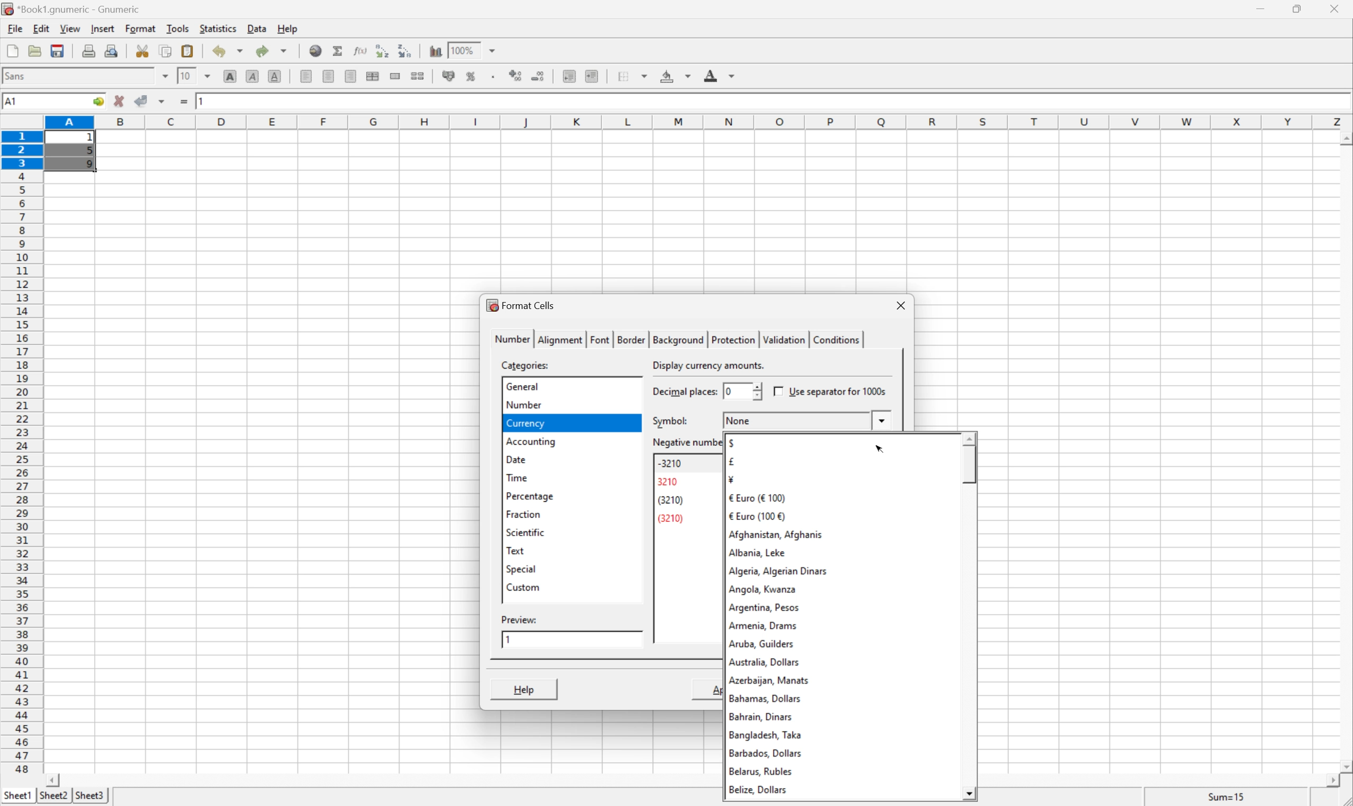 The image size is (1353, 806). I want to click on preview:, so click(520, 619).